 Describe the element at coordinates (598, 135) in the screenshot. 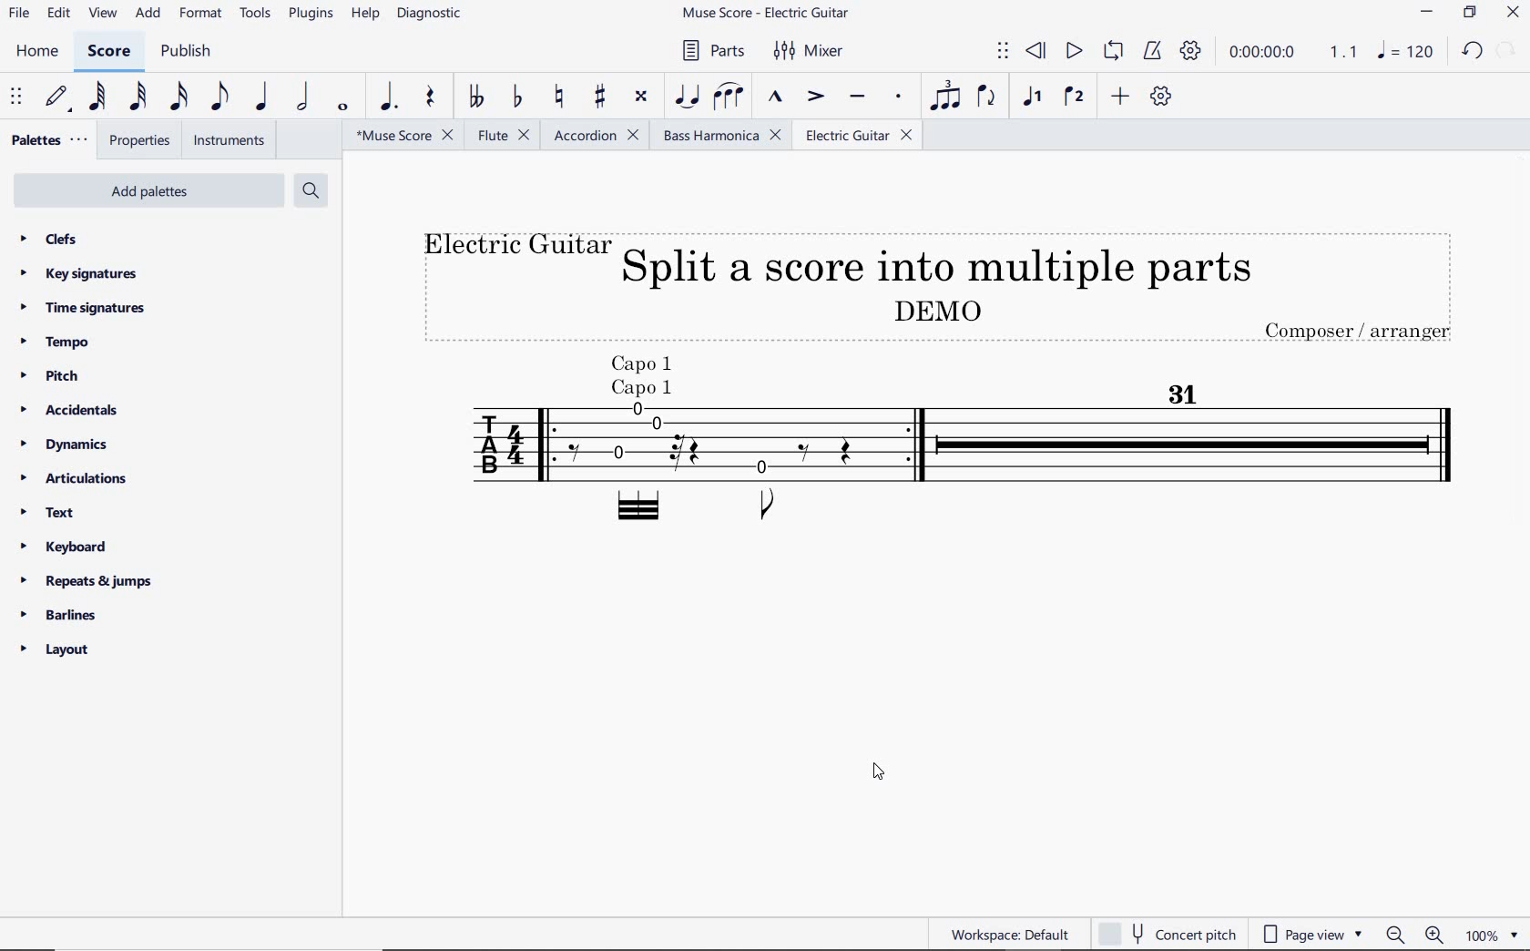

I see `Accordion (score split into multiple parts)` at that location.